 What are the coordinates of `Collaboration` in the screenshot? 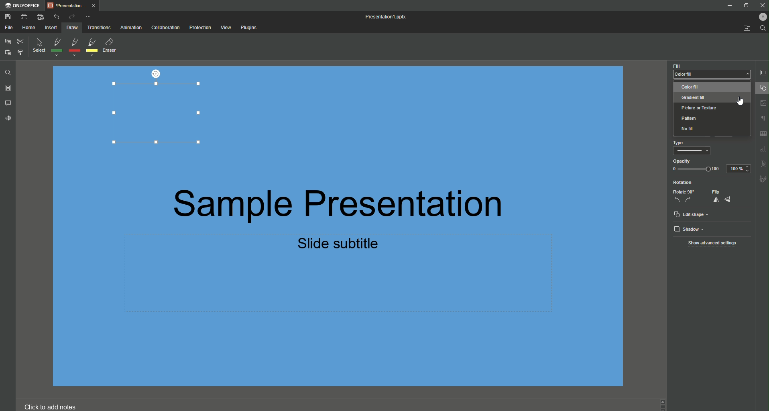 It's located at (165, 28).